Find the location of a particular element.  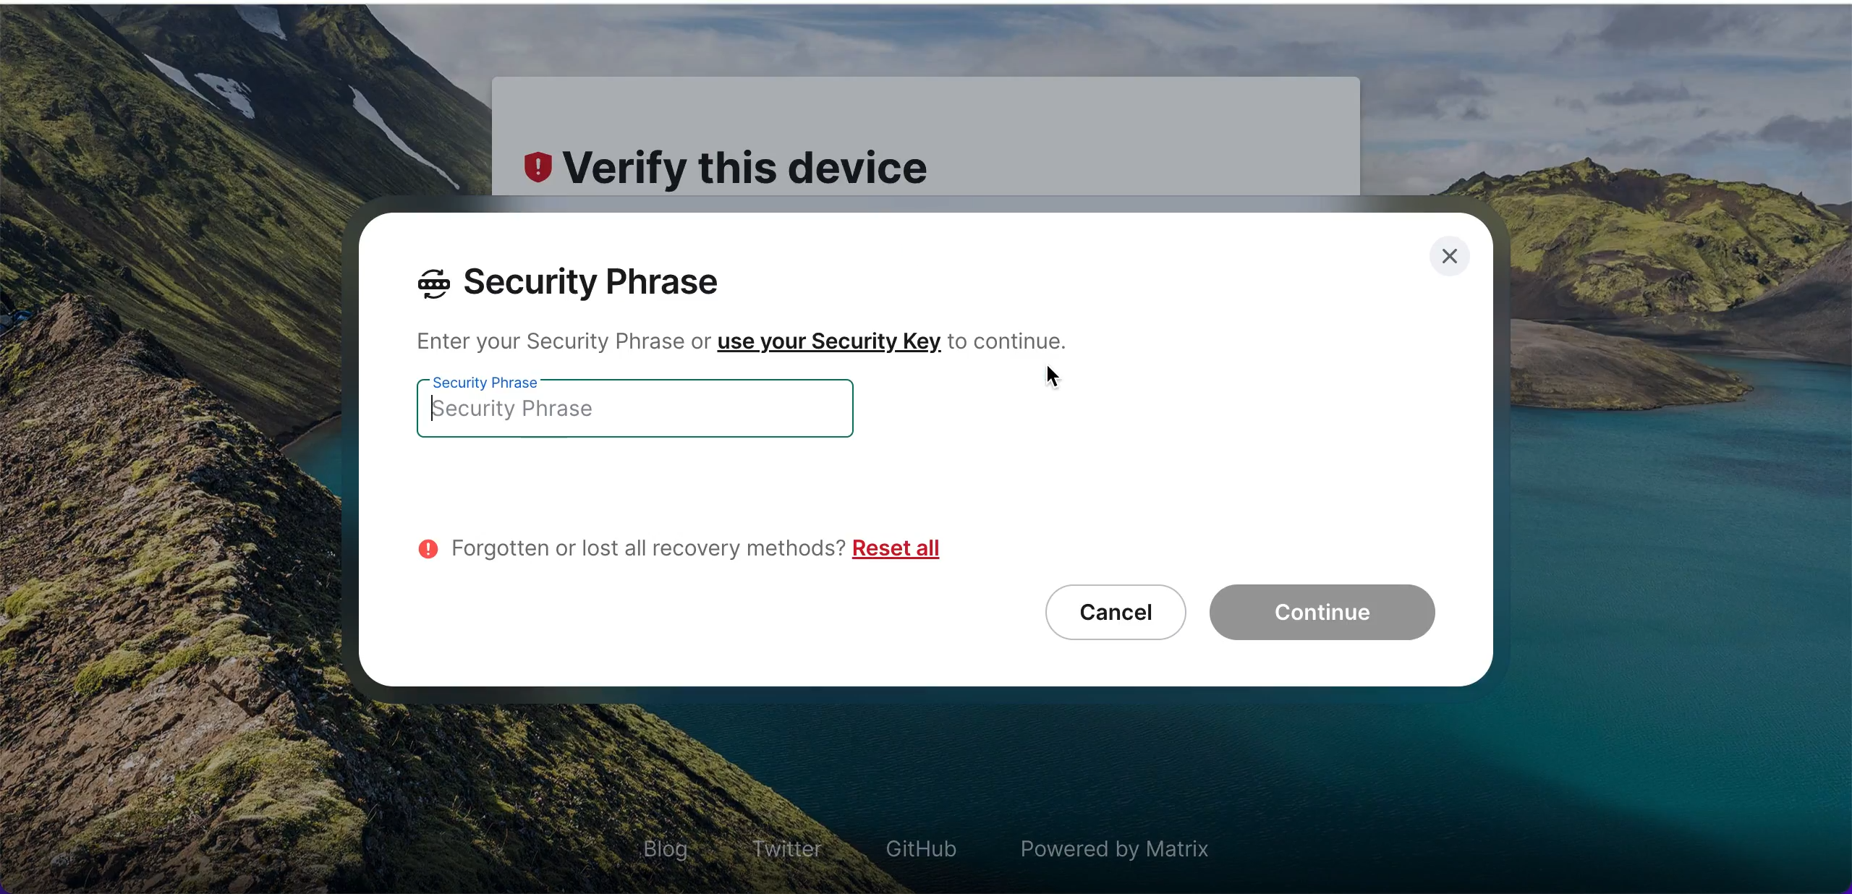

to continue is located at coordinates (1014, 340).